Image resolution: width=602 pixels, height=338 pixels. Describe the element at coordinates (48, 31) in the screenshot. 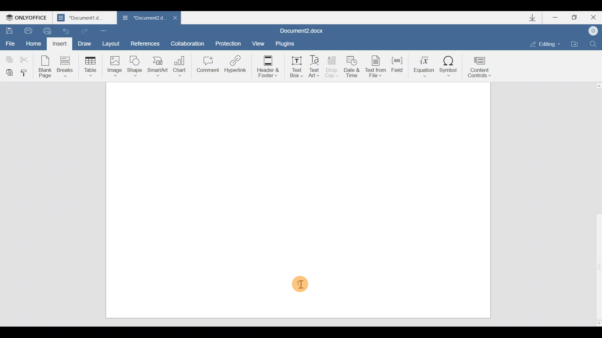

I see `Quick print` at that location.